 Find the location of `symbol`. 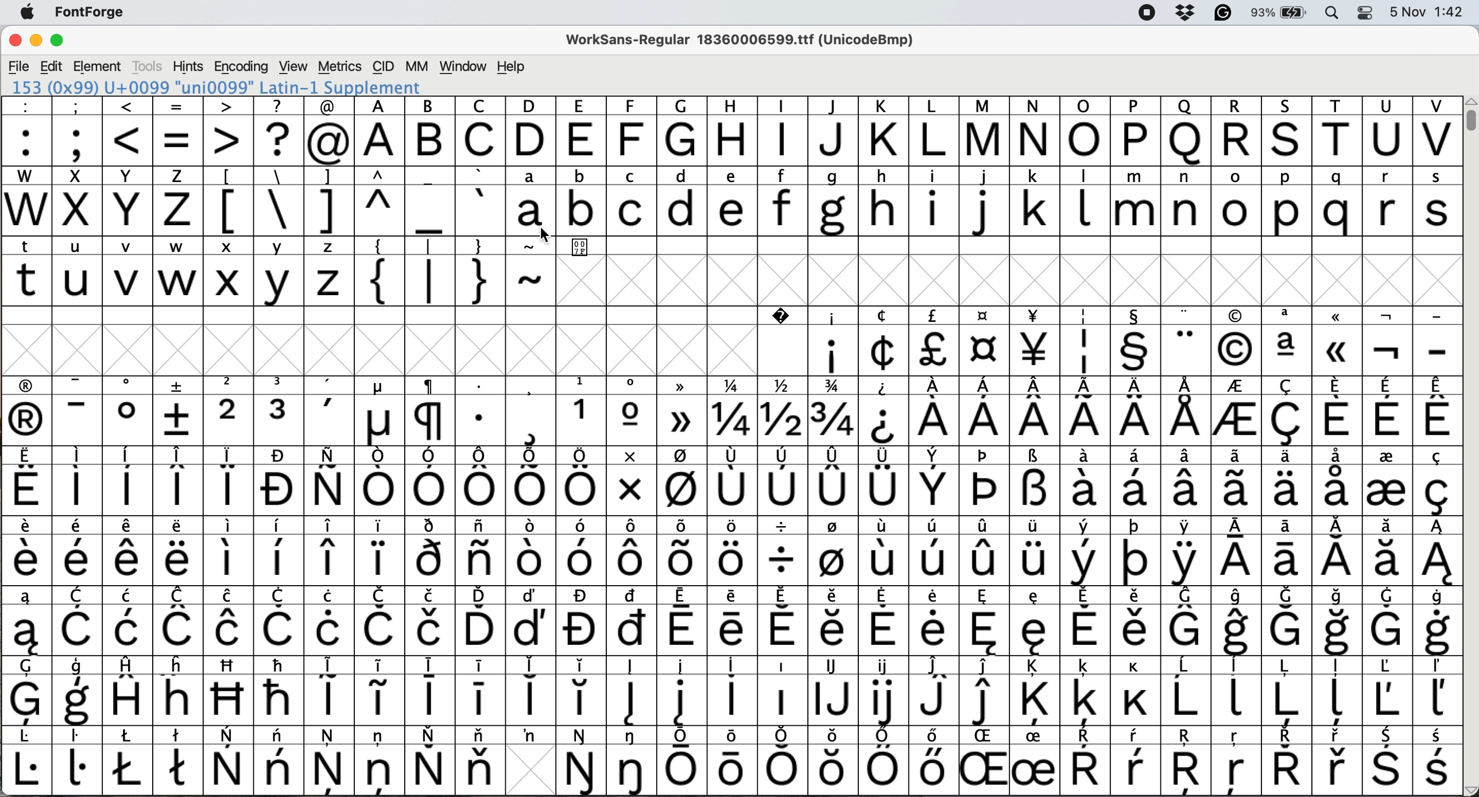

symbol is located at coordinates (1287, 551).